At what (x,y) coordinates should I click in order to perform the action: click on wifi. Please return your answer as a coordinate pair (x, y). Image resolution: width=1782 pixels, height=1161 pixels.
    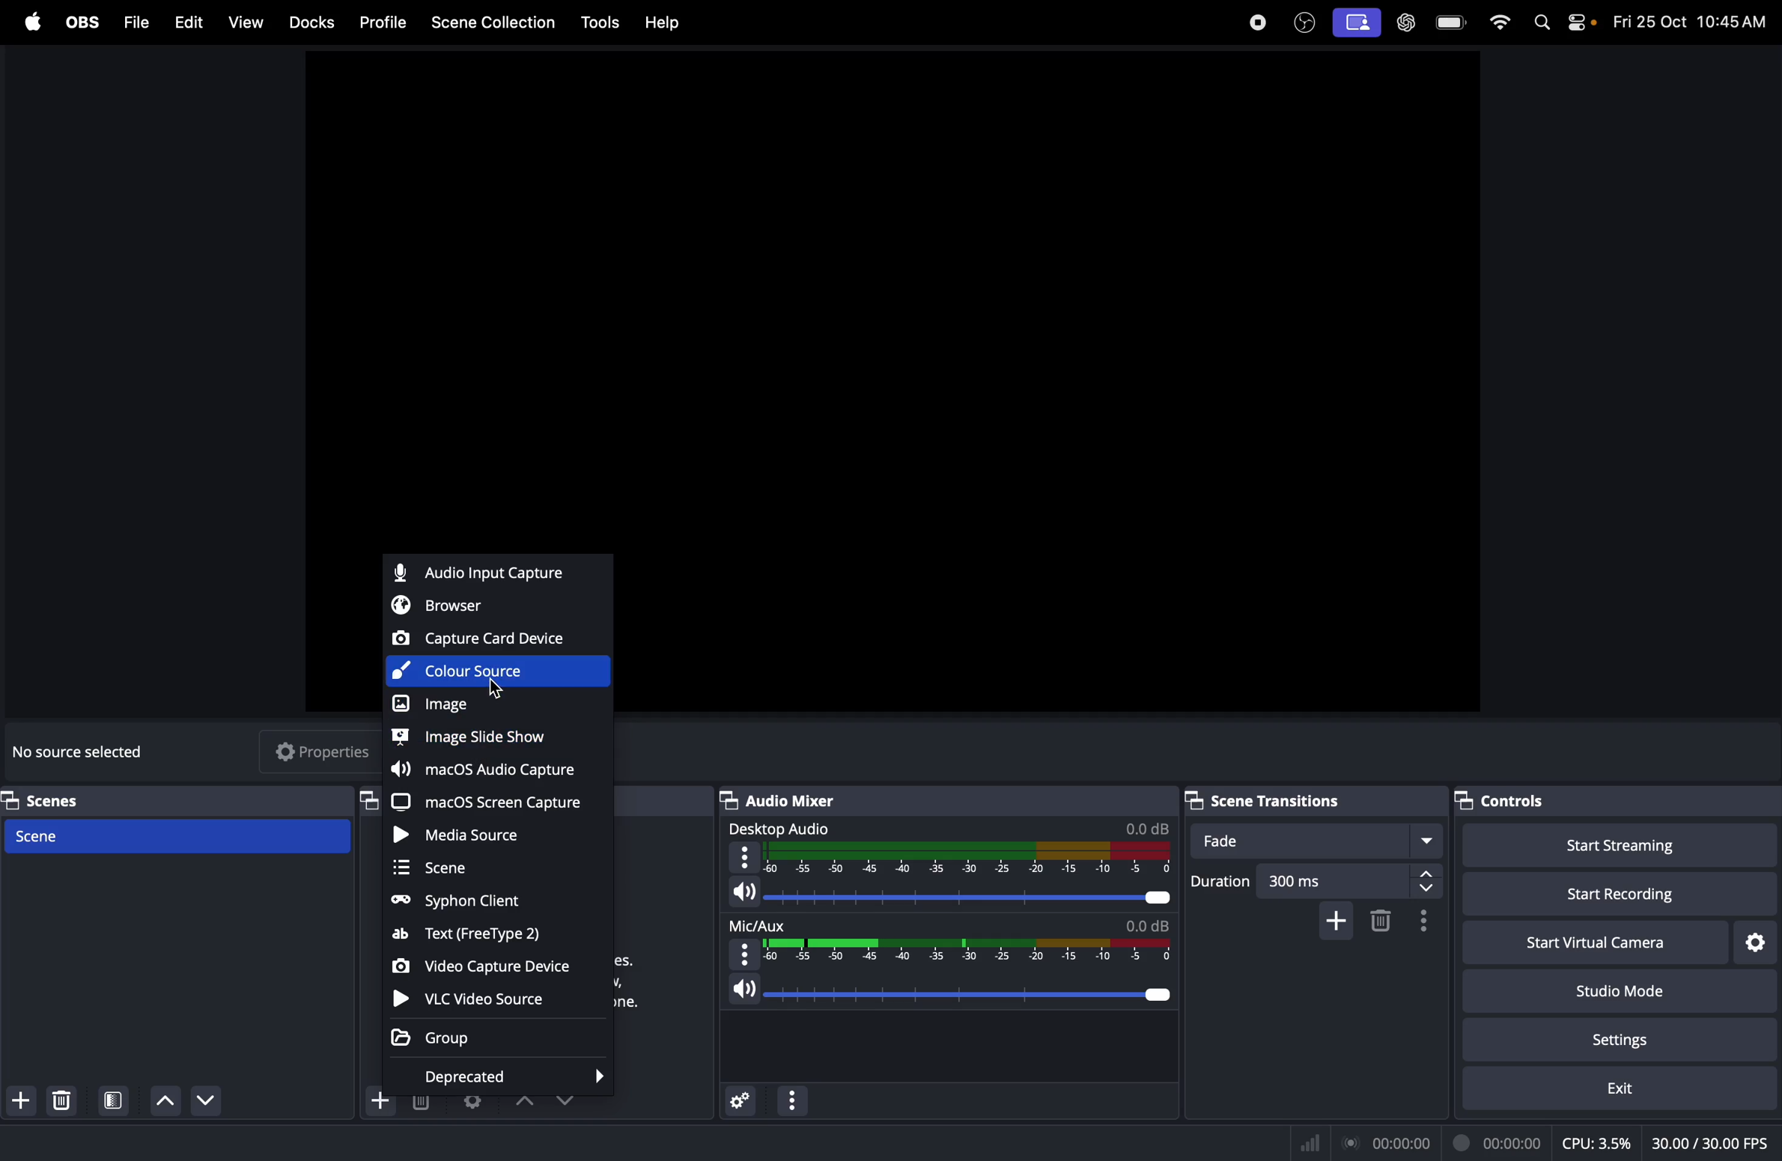
    Looking at the image, I should click on (1502, 22).